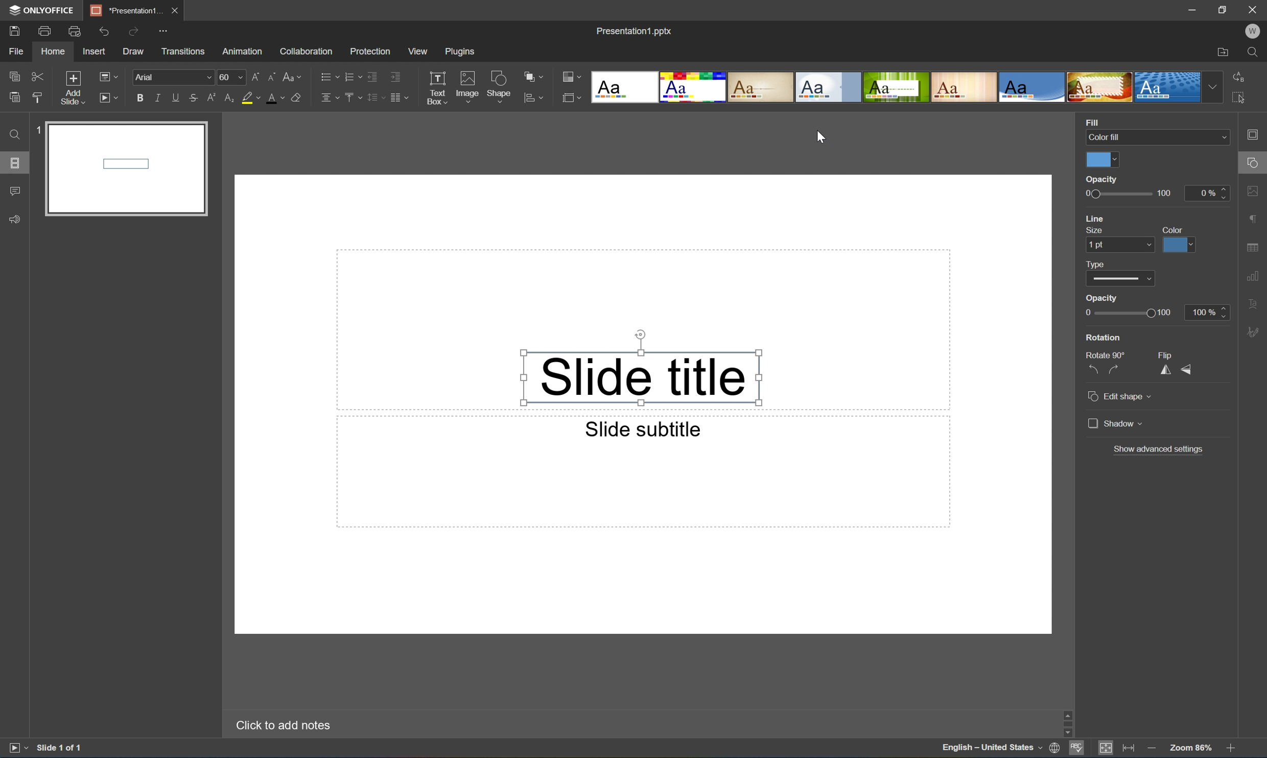 This screenshot has width=1267, height=758. Describe the element at coordinates (326, 76) in the screenshot. I see `Bullets` at that location.